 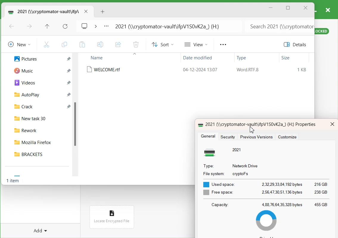 What do you see at coordinates (328, 10) in the screenshot?
I see `close` at bounding box center [328, 10].